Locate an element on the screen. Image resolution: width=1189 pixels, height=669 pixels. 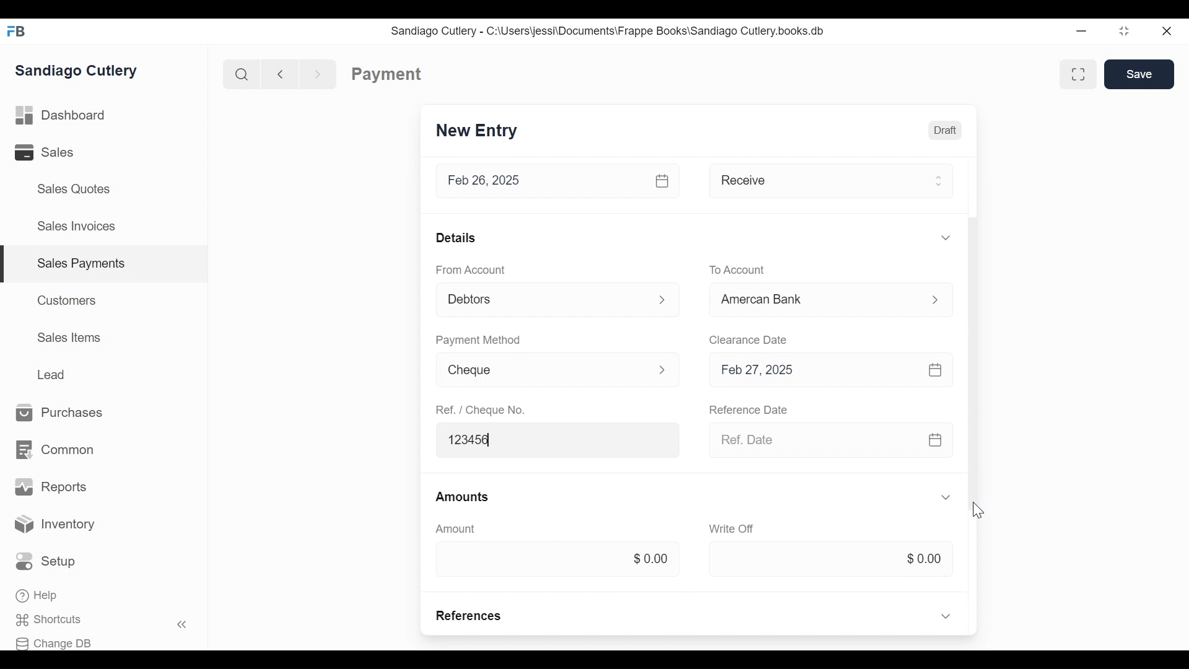
Expand is located at coordinates (938, 180).